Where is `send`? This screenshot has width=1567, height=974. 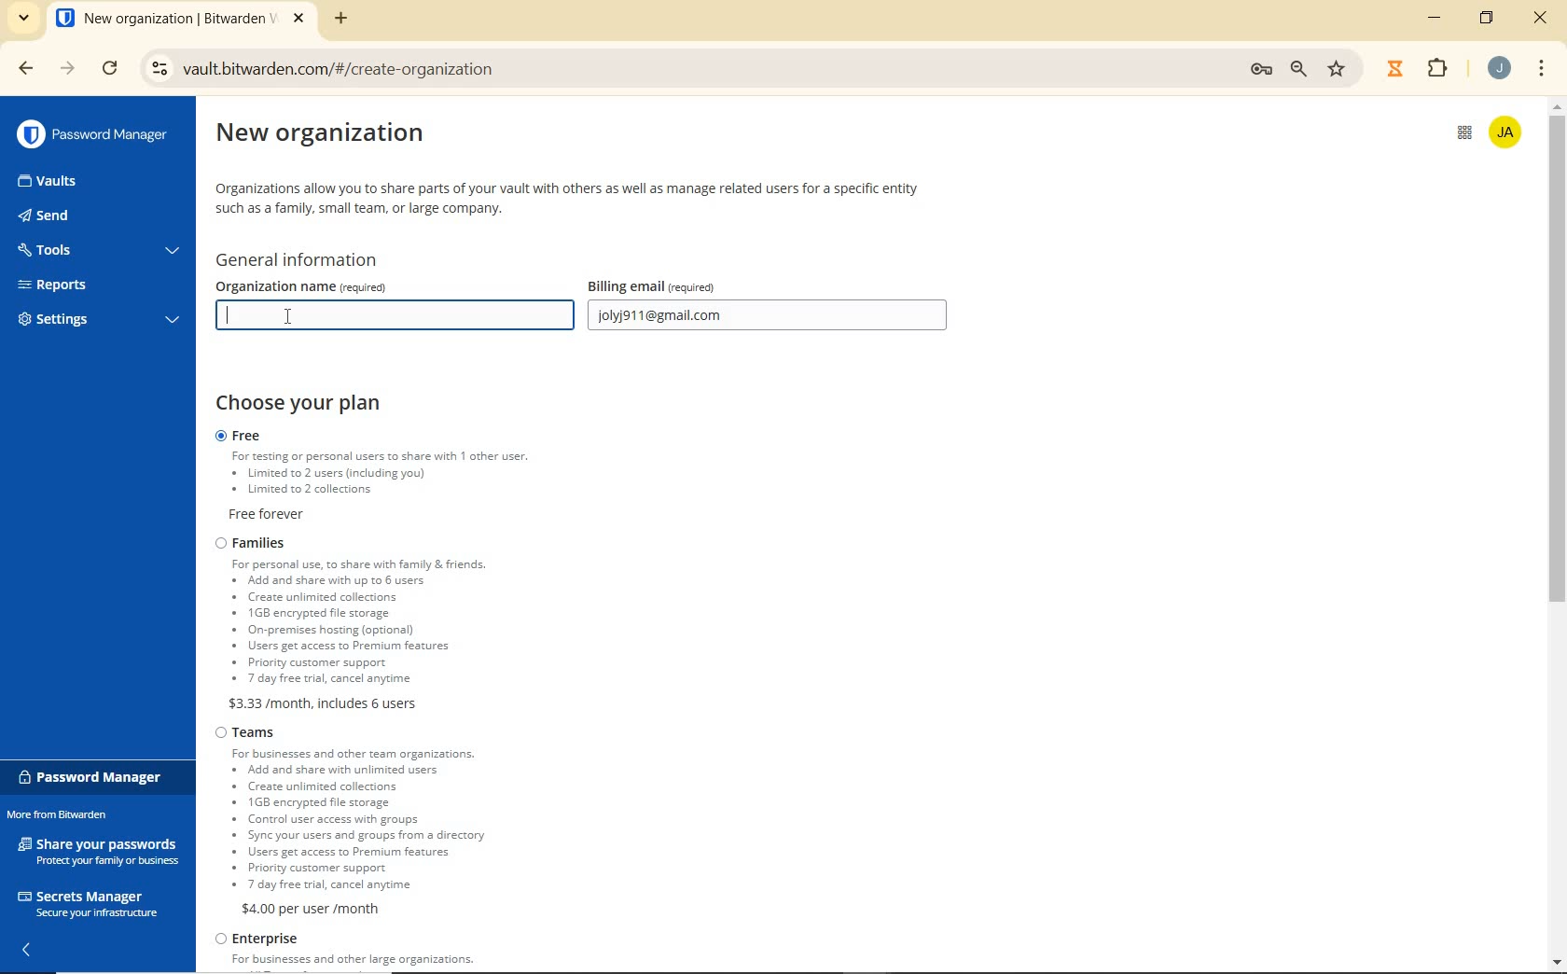
send is located at coordinates (75, 217).